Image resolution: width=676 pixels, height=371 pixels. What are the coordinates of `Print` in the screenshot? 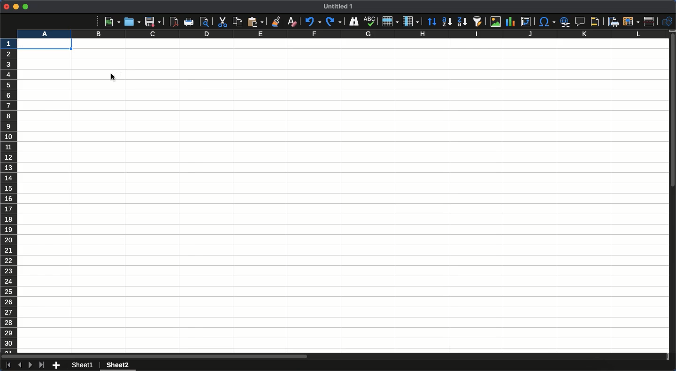 It's located at (190, 22).